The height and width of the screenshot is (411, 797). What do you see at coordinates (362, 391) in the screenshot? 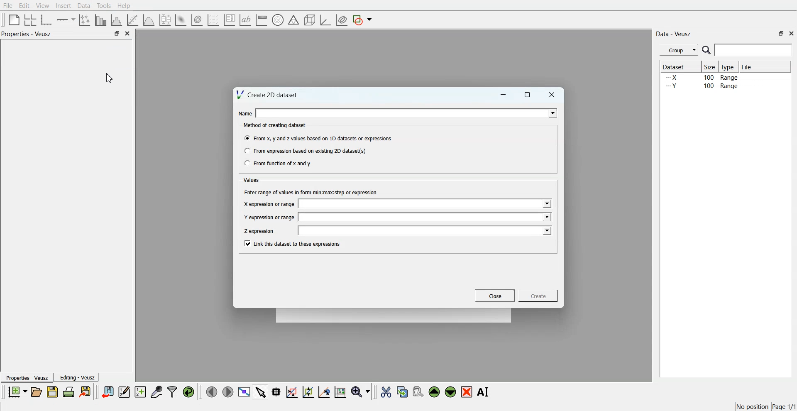
I see `Zoom function menu` at bounding box center [362, 391].